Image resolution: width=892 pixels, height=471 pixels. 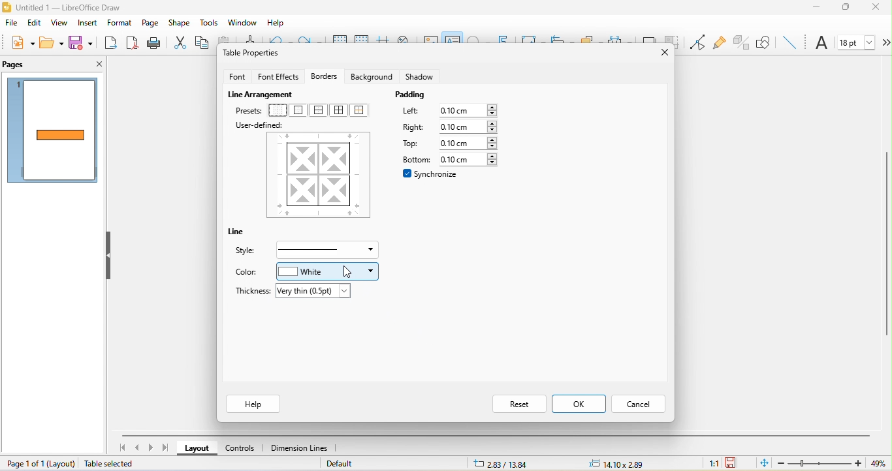 What do you see at coordinates (80, 42) in the screenshot?
I see `save` at bounding box center [80, 42].